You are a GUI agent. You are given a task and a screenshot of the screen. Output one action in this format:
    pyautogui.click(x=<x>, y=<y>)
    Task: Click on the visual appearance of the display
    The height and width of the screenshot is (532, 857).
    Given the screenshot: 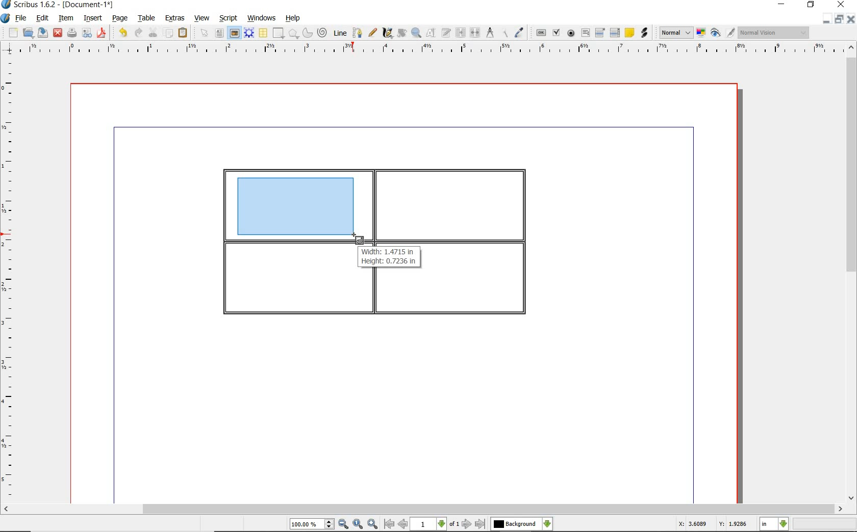 What is the action you would take?
    pyautogui.click(x=772, y=33)
    